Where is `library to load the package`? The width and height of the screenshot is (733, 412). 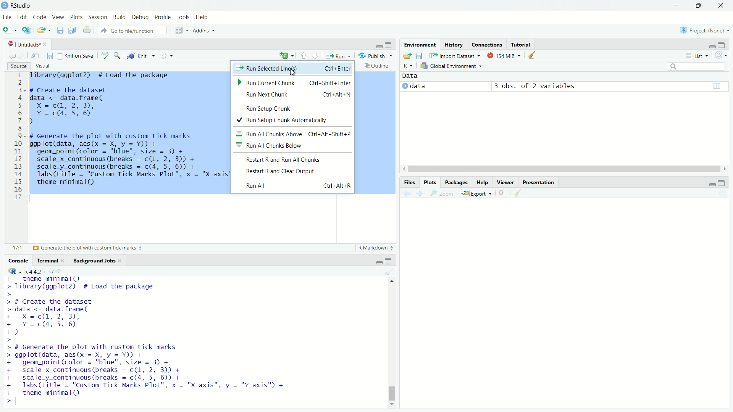 library to load the package is located at coordinates (103, 283).